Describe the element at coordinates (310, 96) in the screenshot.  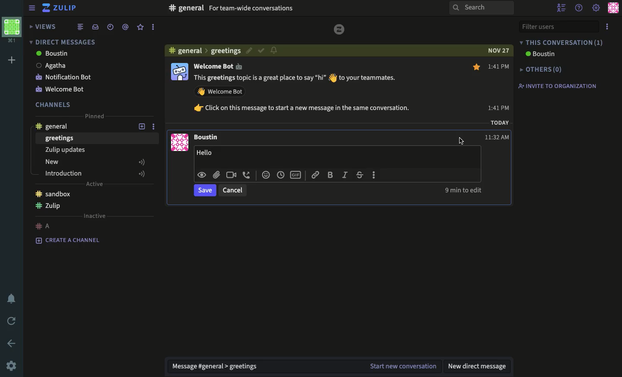
I see `This greetings topic is a great place to say “hi”  to your teammates. Welcome back. Click on this message to start a new message in the same conversation.` at that location.